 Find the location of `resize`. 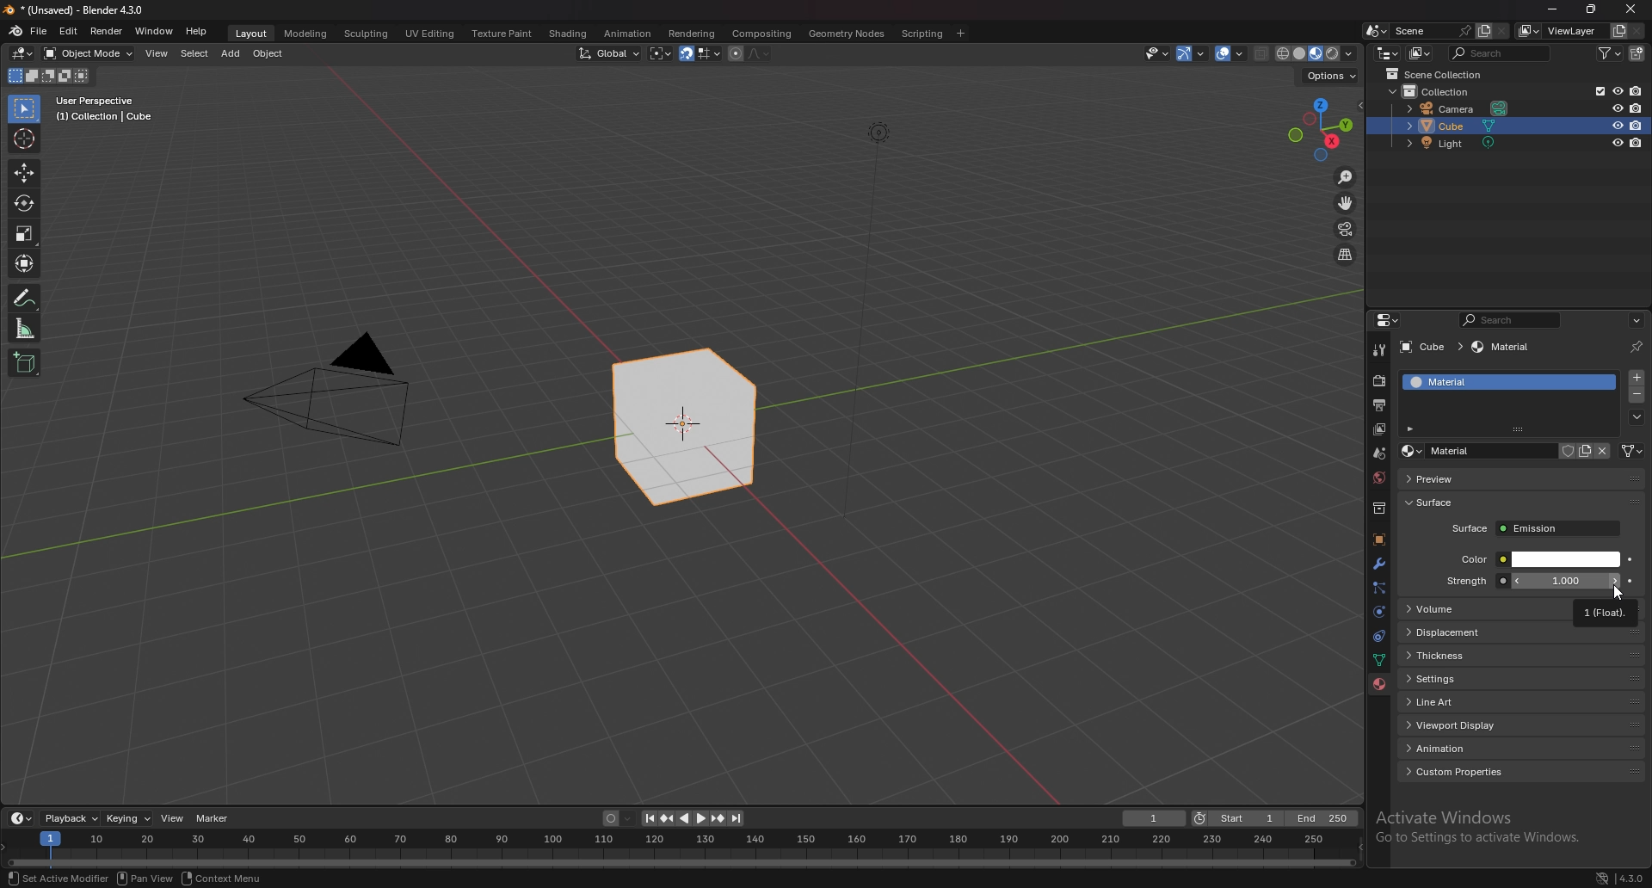

resize is located at coordinates (1591, 9).